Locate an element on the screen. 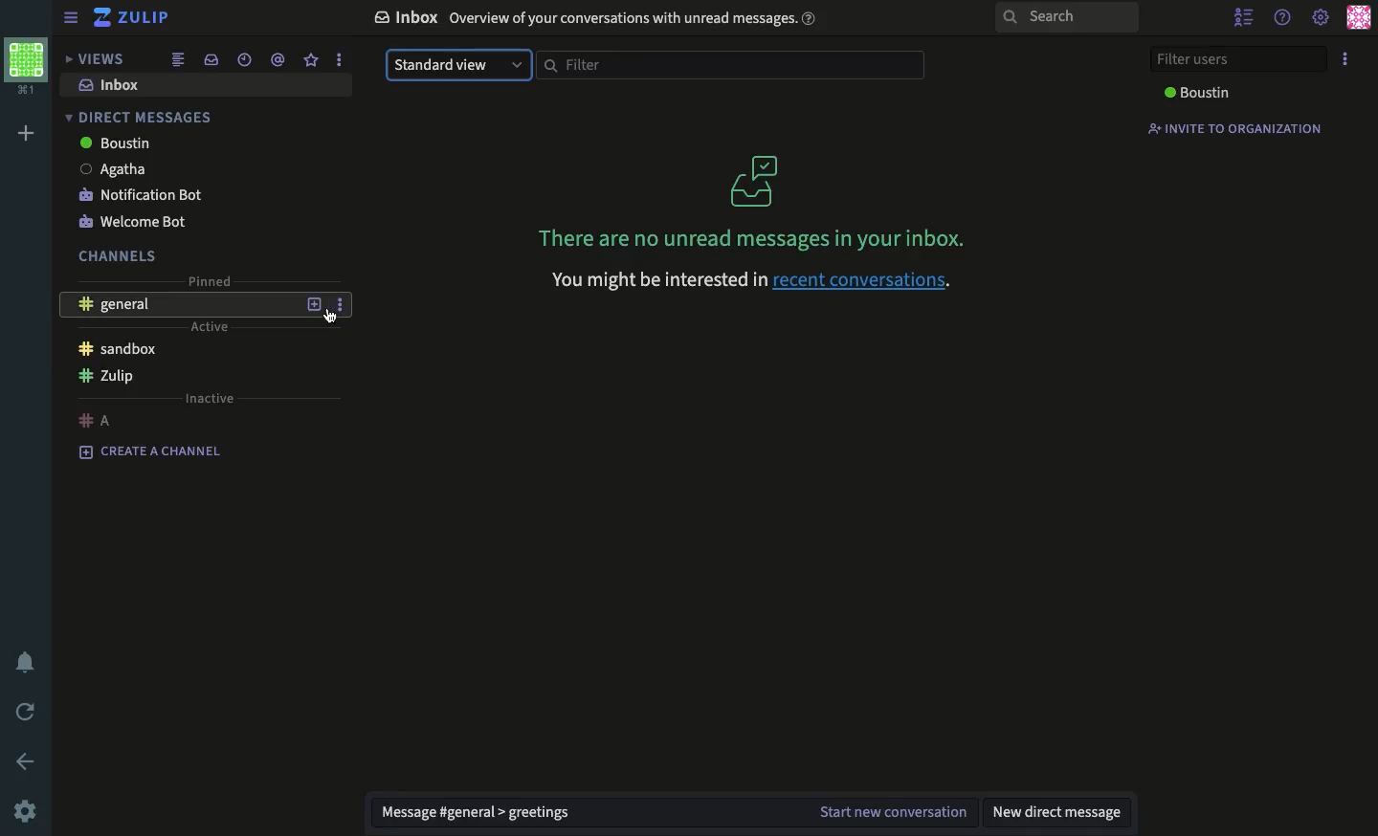  inbox is located at coordinates (112, 85).